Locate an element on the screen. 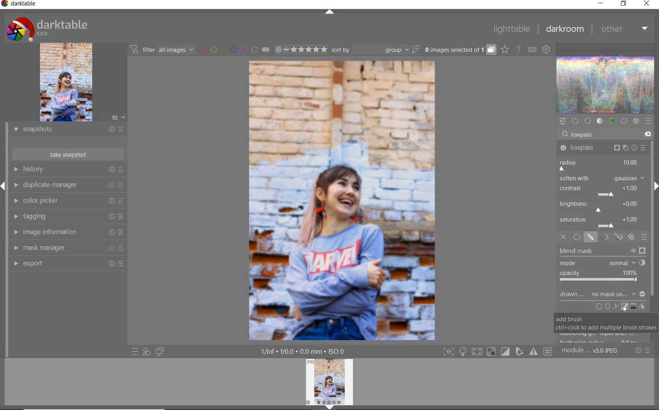  close is located at coordinates (646, 4).